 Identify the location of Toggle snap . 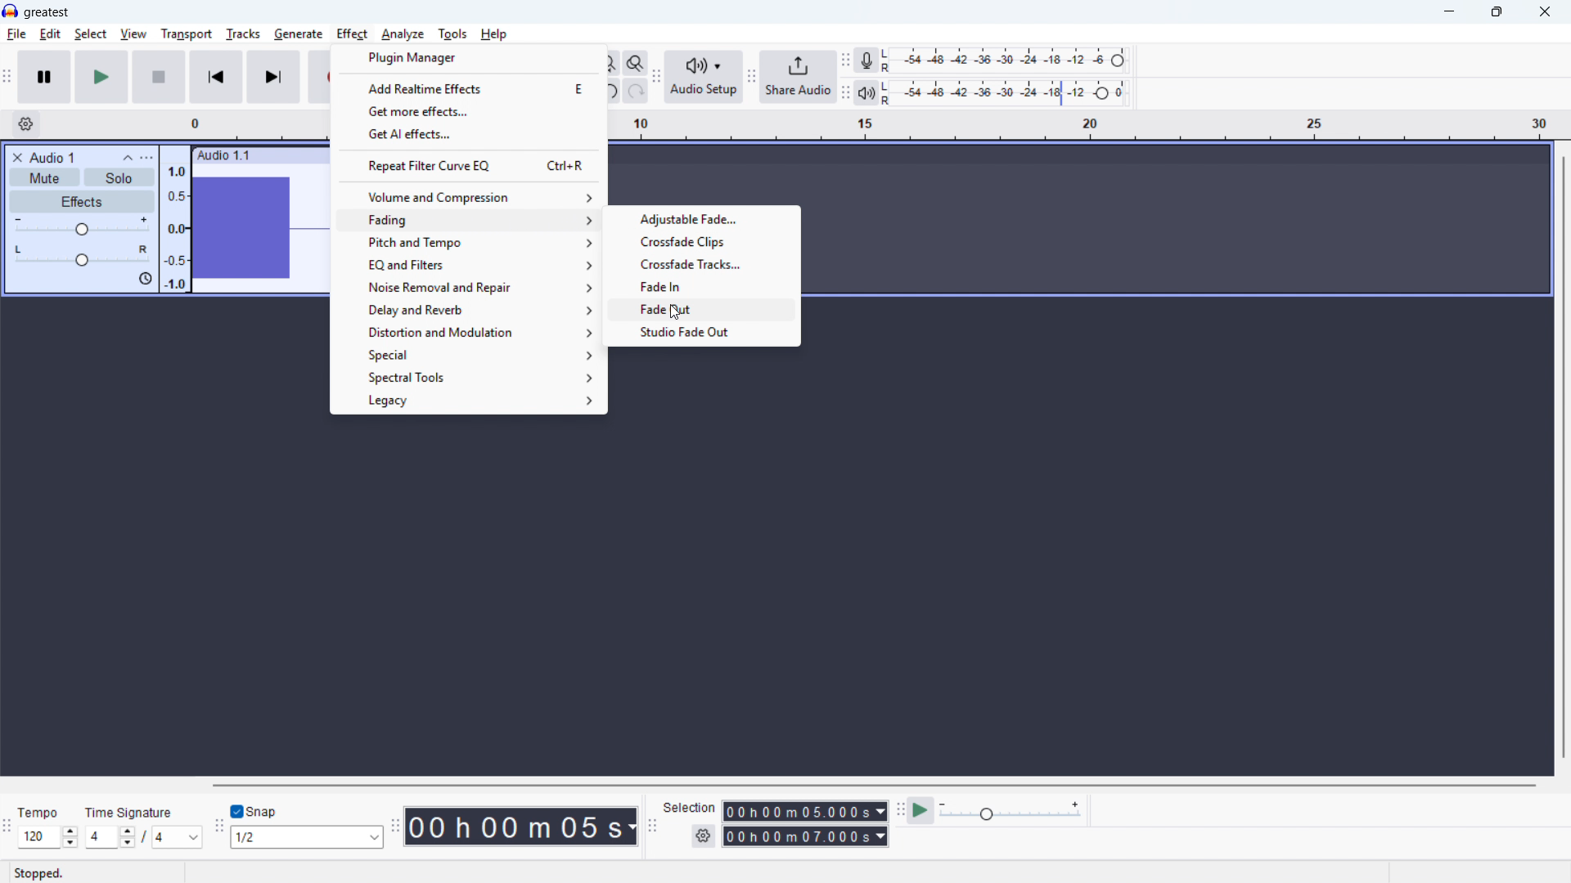
(257, 811).